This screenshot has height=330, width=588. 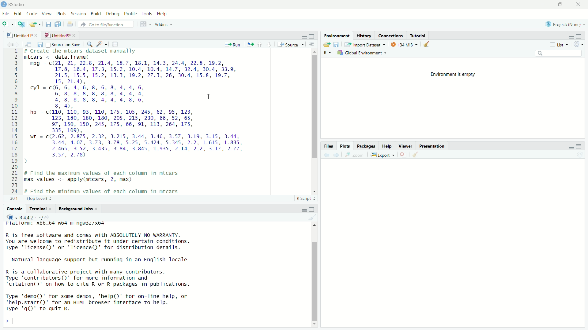 What do you see at coordinates (429, 46) in the screenshot?
I see `clear` at bounding box center [429, 46].